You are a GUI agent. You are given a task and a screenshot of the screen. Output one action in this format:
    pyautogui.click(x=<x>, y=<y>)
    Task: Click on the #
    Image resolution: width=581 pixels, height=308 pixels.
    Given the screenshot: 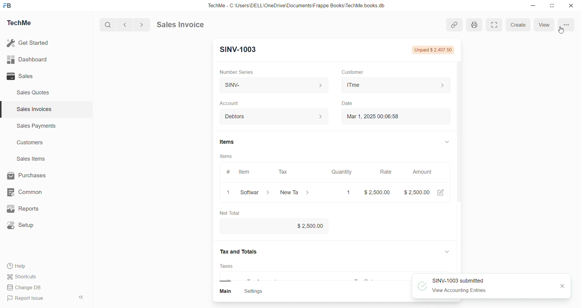 What is the action you would take?
    pyautogui.click(x=230, y=170)
    